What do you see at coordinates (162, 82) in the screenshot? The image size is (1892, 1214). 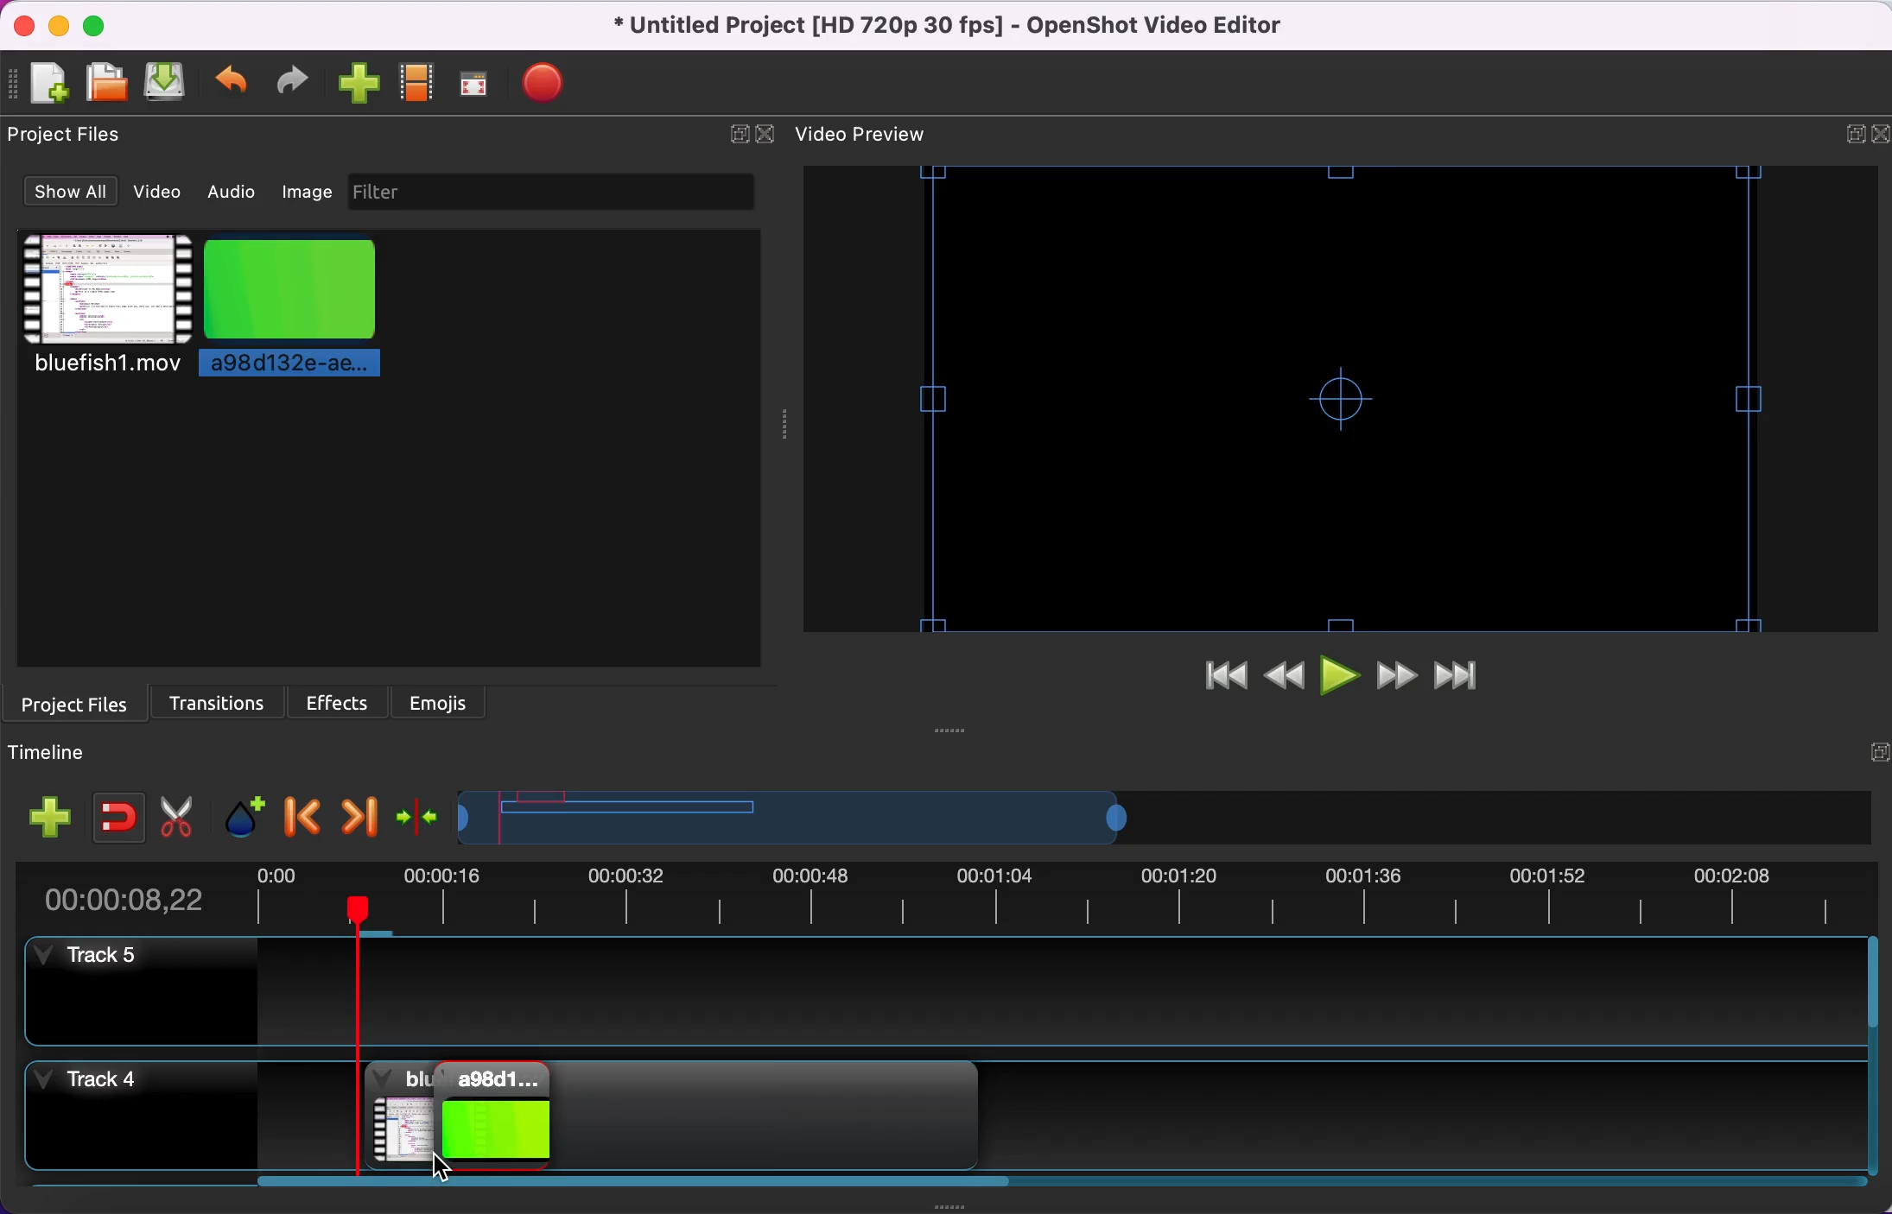 I see `save file` at bounding box center [162, 82].